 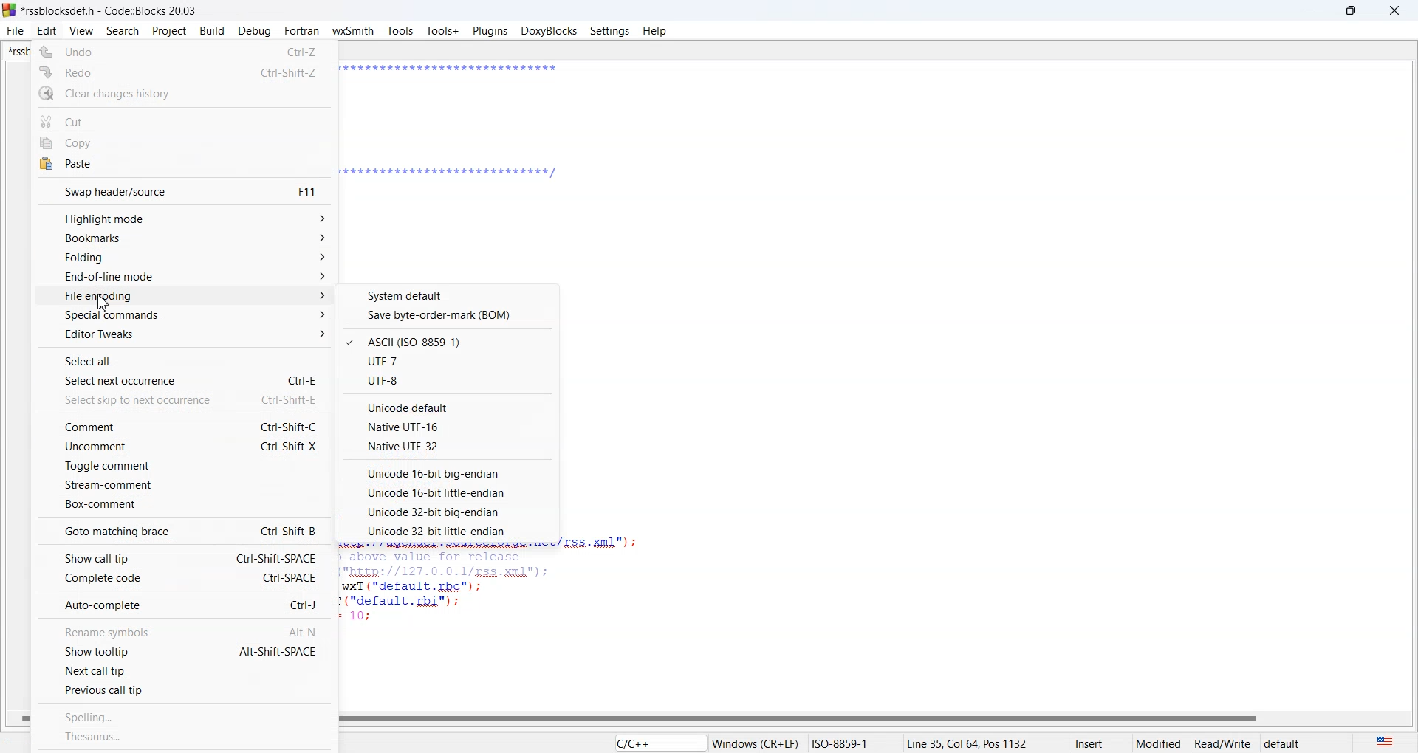 I want to click on Unicode 16-bit big ending, so click(x=446, y=472).